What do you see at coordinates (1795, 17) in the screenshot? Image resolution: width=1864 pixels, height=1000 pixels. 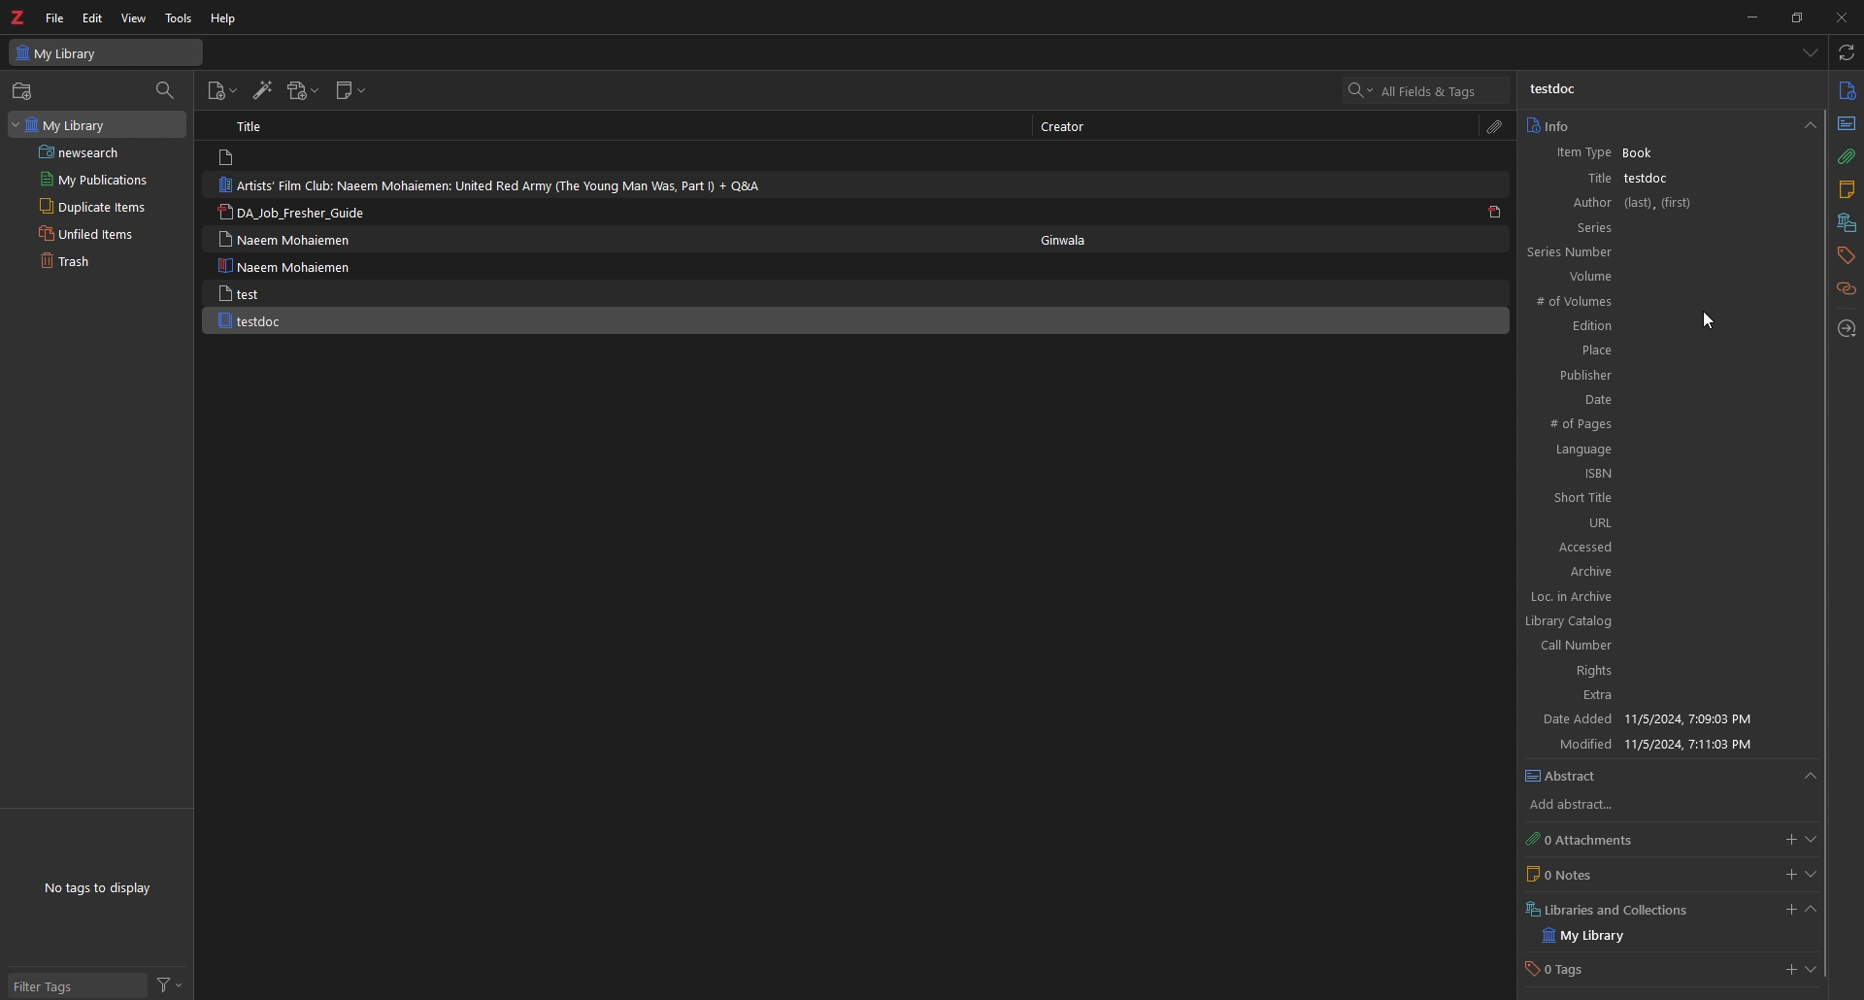 I see `resize` at bounding box center [1795, 17].